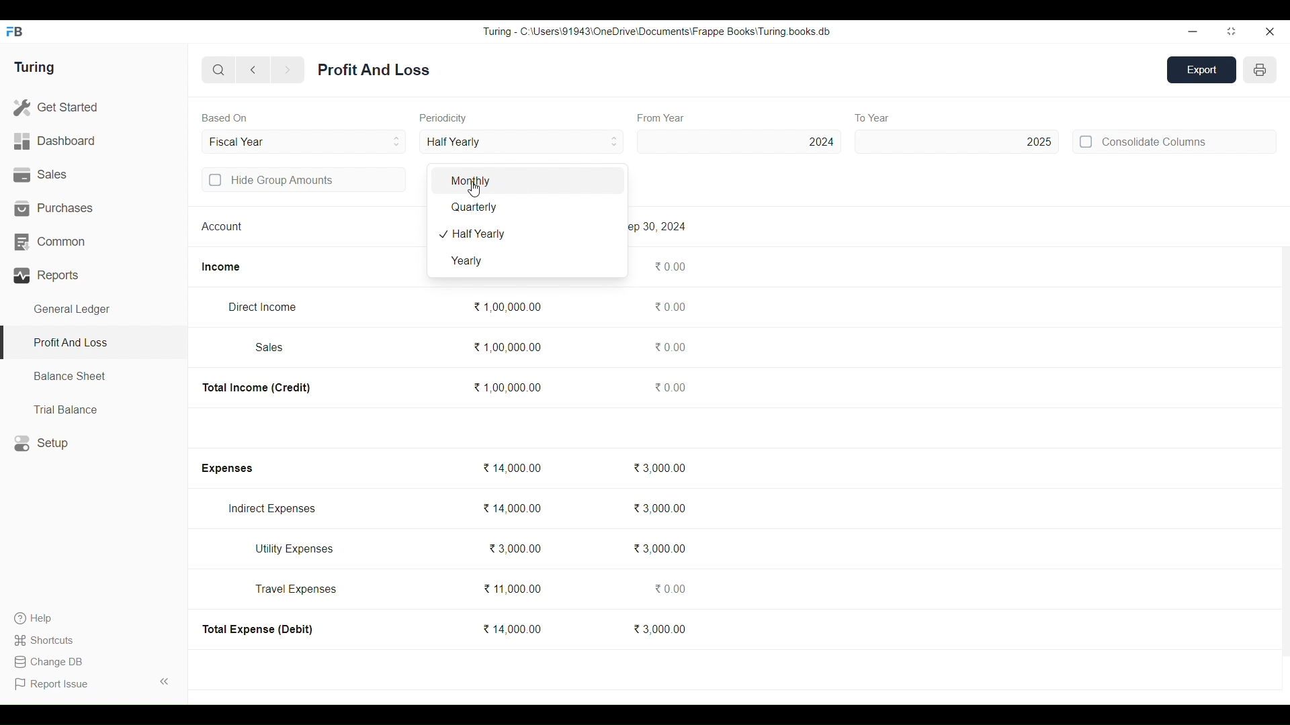  Describe the element at coordinates (660, 226) in the screenshot. I see `Sep 30, 2024` at that location.